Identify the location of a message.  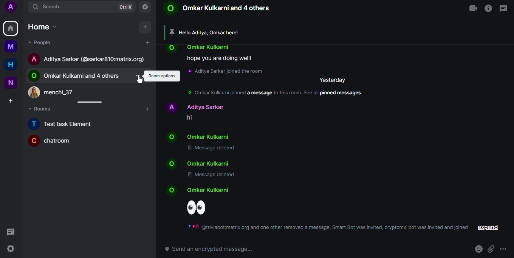
(259, 93).